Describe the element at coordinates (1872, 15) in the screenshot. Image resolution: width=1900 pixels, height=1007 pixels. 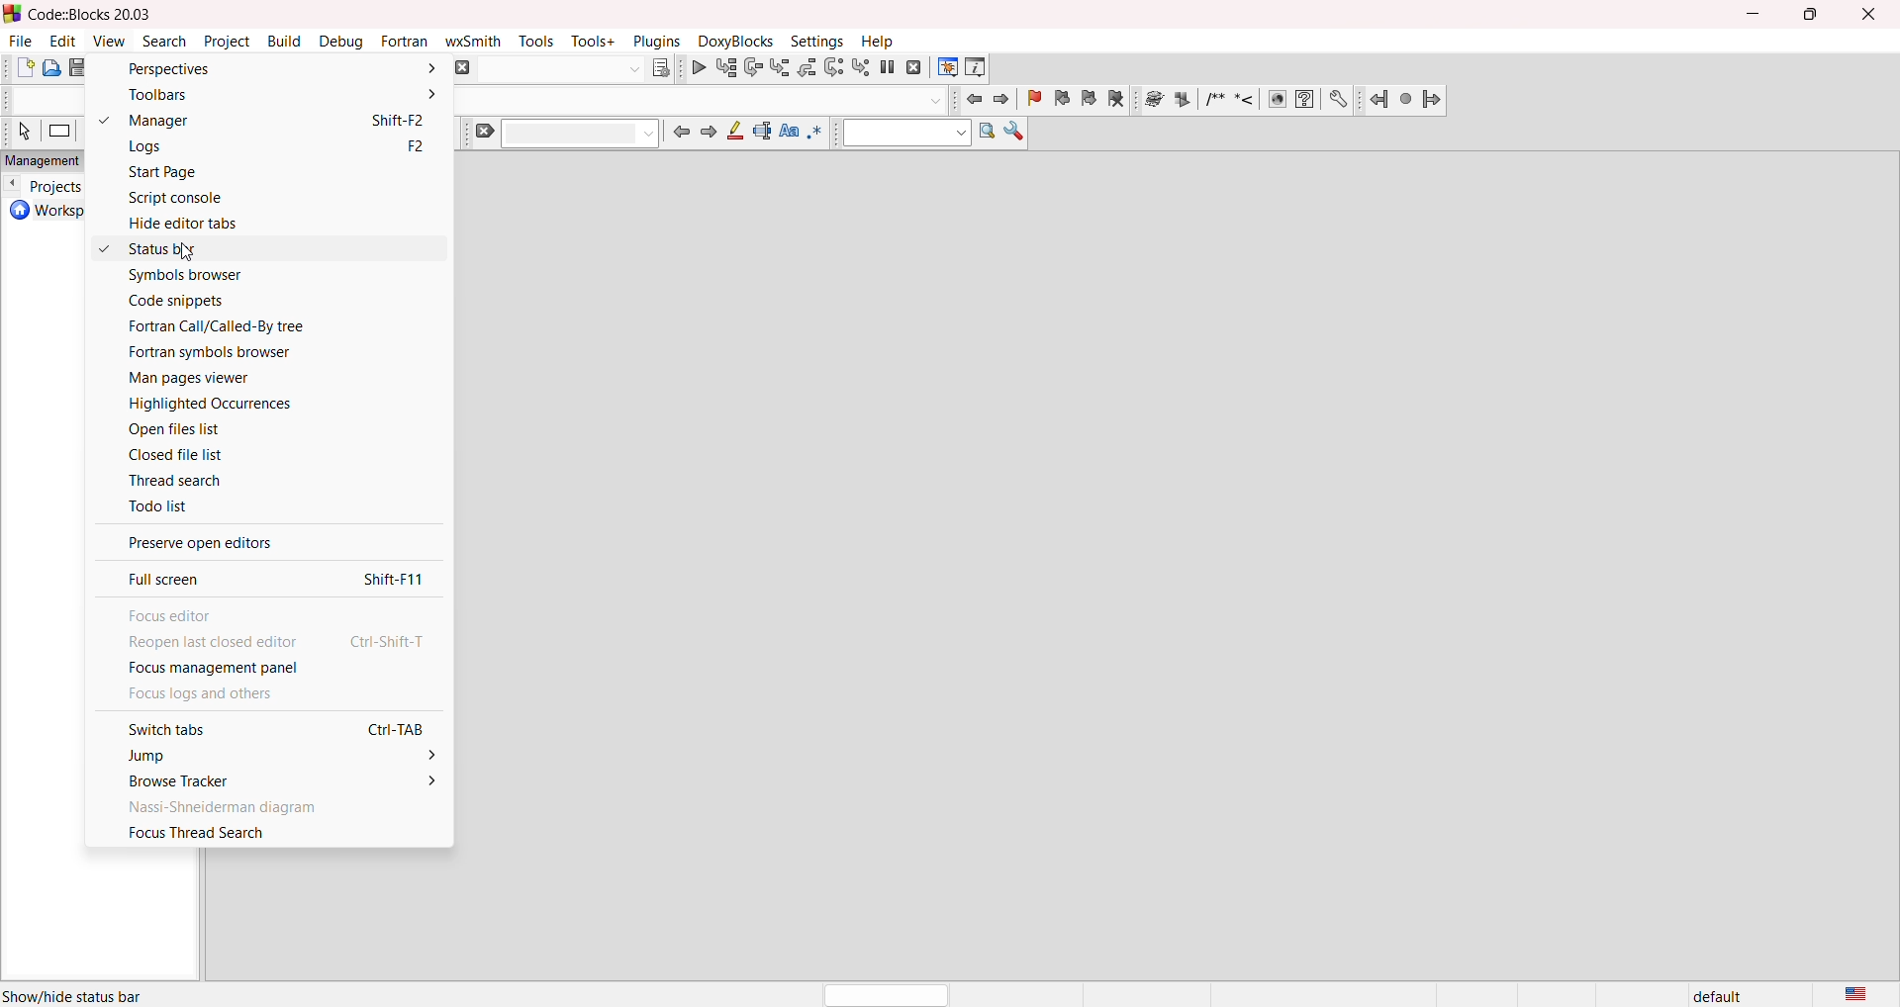
I see `close` at that location.